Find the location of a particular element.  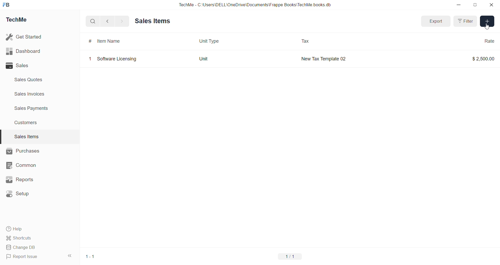

resize is located at coordinates (475, 5).